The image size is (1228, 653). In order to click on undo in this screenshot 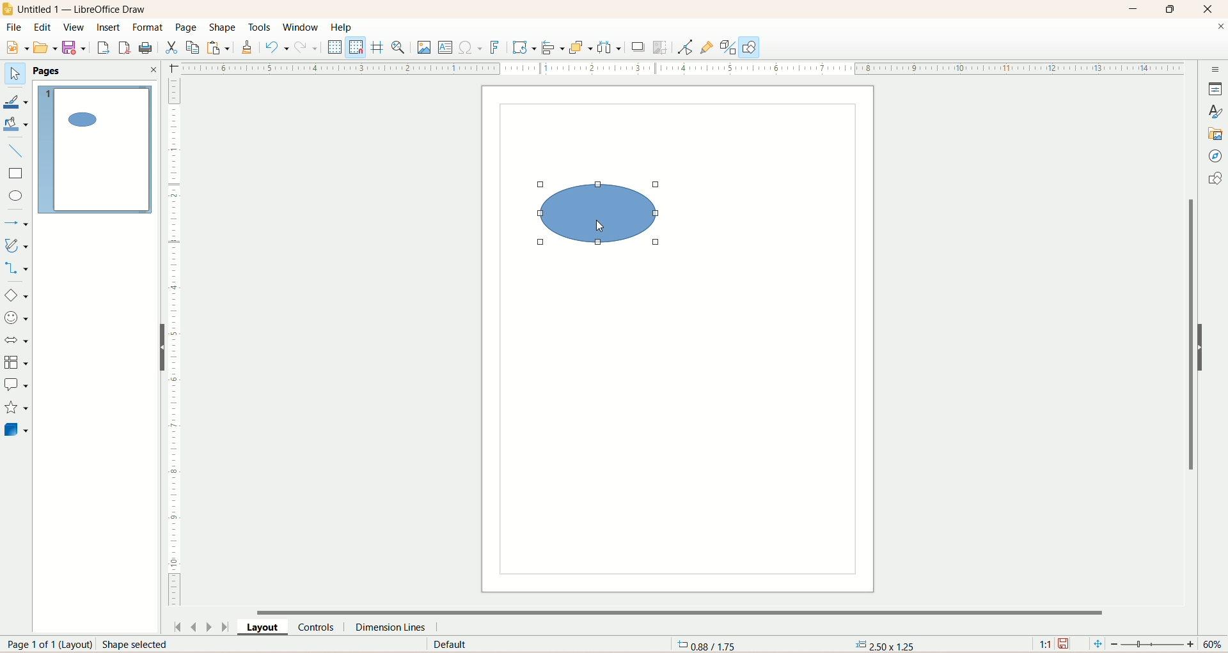, I will do `click(277, 47)`.